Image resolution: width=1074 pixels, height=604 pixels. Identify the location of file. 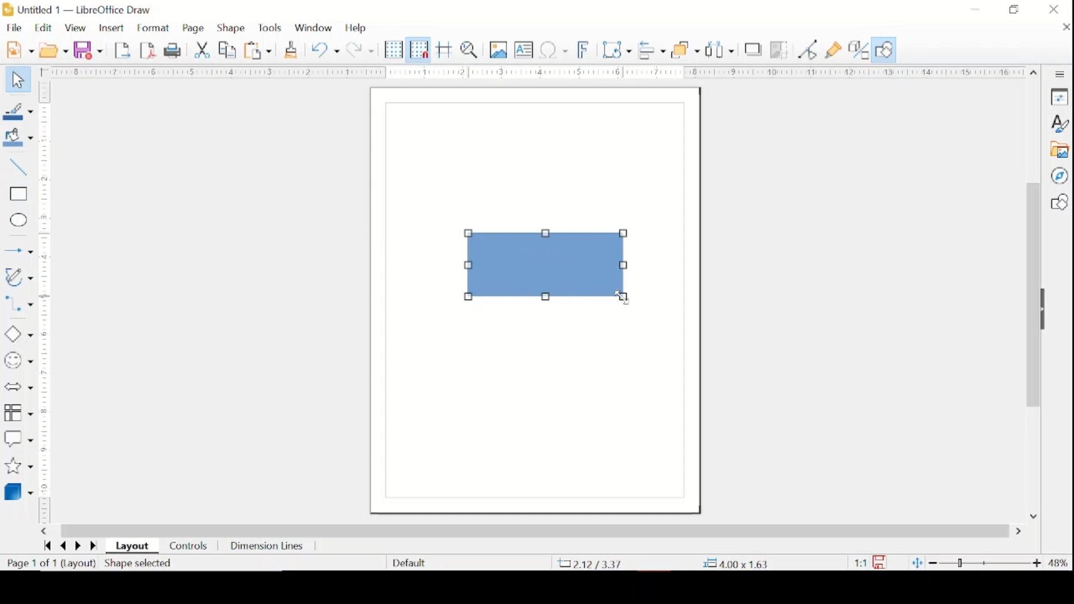
(14, 27).